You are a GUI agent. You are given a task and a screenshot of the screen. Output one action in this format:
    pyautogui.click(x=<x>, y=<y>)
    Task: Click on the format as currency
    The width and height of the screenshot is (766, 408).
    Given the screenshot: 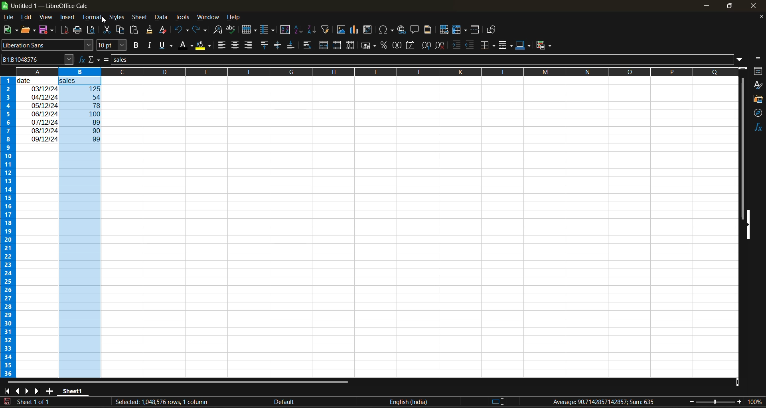 What is the action you would take?
    pyautogui.click(x=368, y=47)
    